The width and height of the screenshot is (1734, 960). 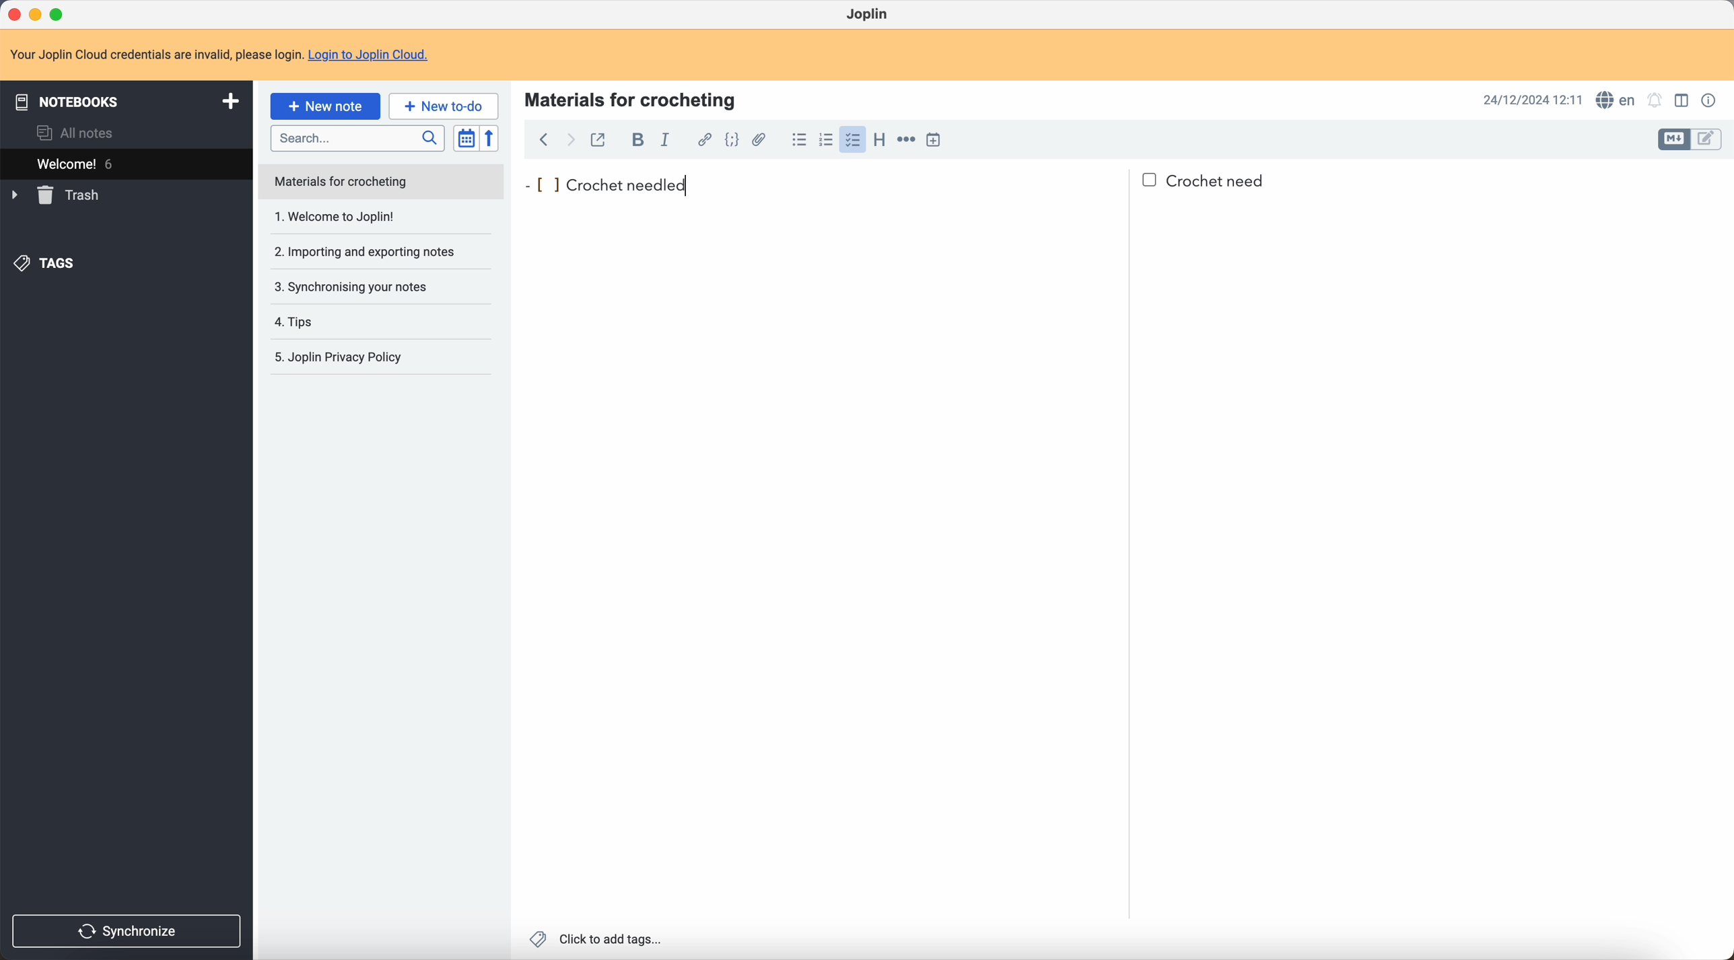 What do you see at coordinates (1614, 100) in the screenshot?
I see `spell checker` at bounding box center [1614, 100].